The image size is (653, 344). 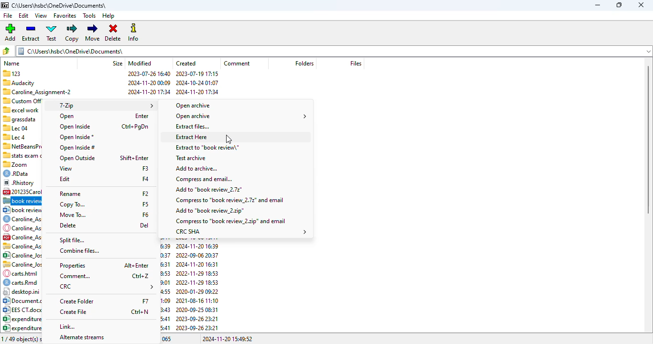 What do you see at coordinates (144, 225) in the screenshot?
I see `shortcut for delete` at bounding box center [144, 225].